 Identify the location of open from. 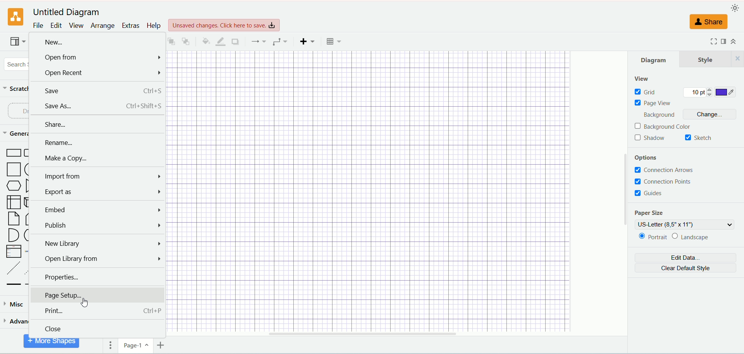
(96, 58).